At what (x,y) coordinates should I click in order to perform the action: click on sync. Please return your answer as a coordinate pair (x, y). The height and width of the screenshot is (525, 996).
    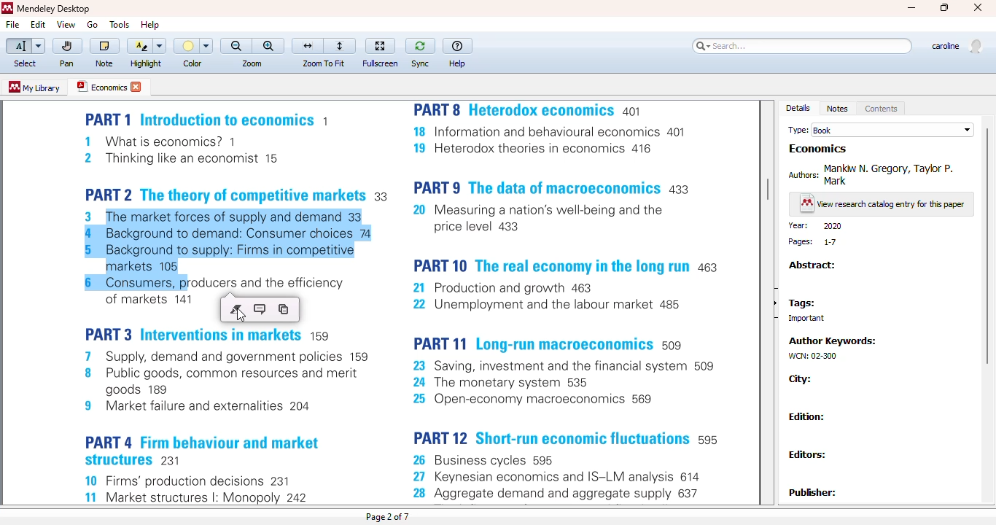
    Looking at the image, I should click on (421, 47).